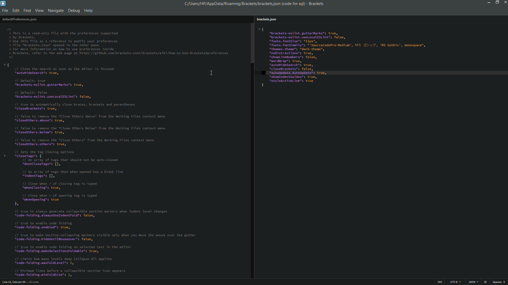 The width and height of the screenshot is (508, 285). I want to click on help menu, so click(89, 11).